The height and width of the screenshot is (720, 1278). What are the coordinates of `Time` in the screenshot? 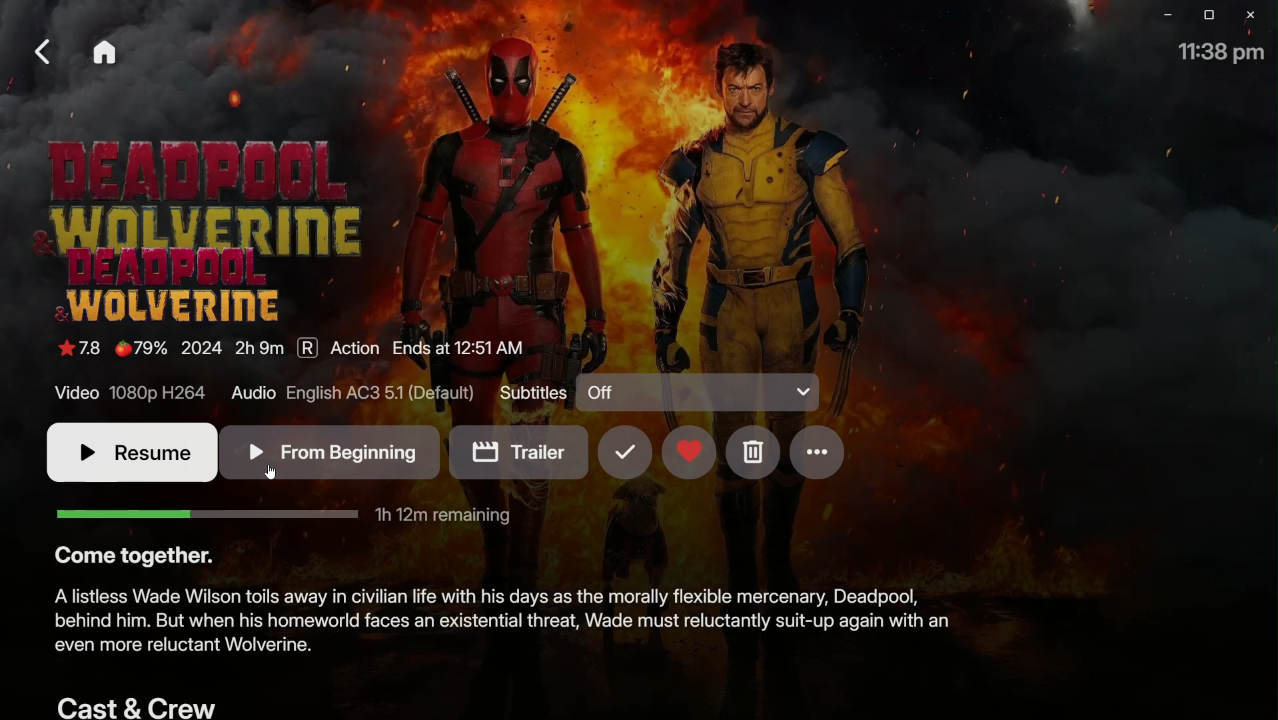 It's located at (1219, 51).